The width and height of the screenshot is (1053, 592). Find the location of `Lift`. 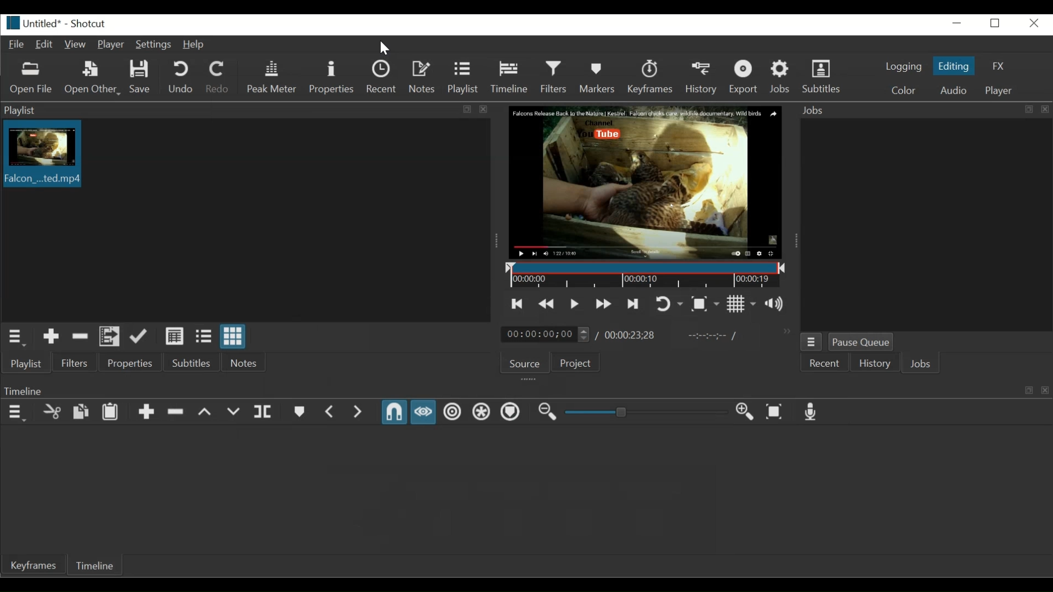

Lift is located at coordinates (205, 411).